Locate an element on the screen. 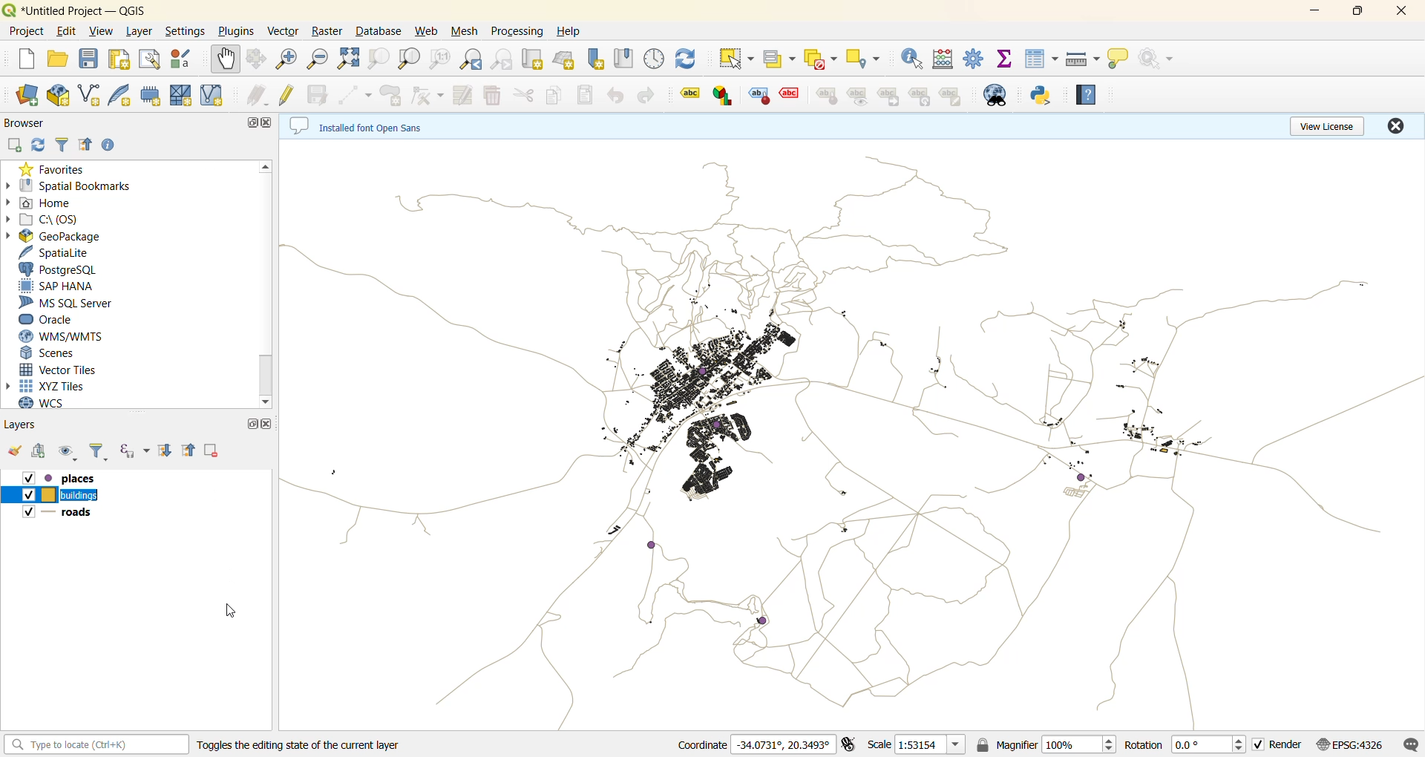  database is located at coordinates (381, 32).